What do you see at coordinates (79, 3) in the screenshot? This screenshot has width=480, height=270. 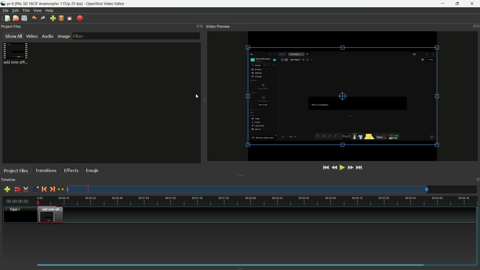 I see `Untitled Project [PAL SD 16CIF Anamorphic 1152p 25 fps] - OpenShot Video Editor` at bounding box center [79, 3].